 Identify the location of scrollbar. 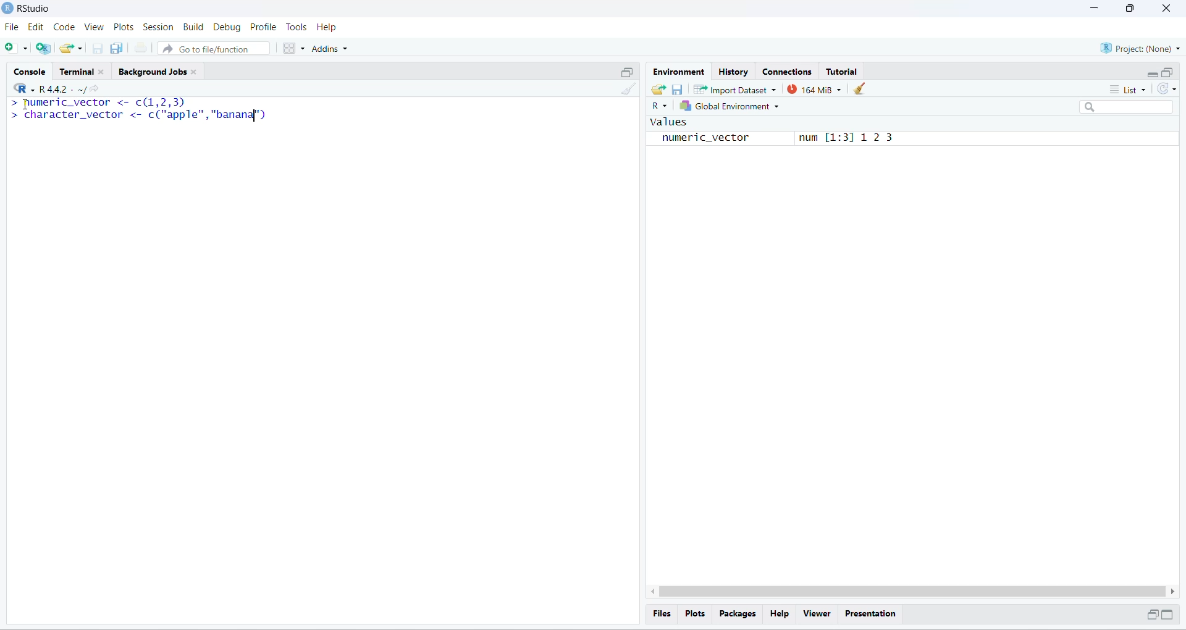
(913, 592).